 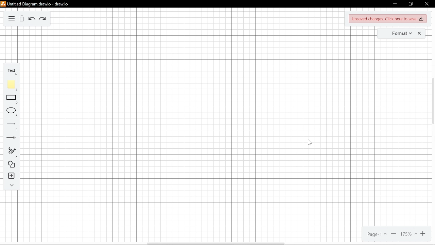 What do you see at coordinates (9, 112) in the screenshot?
I see `ellipse` at bounding box center [9, 112].